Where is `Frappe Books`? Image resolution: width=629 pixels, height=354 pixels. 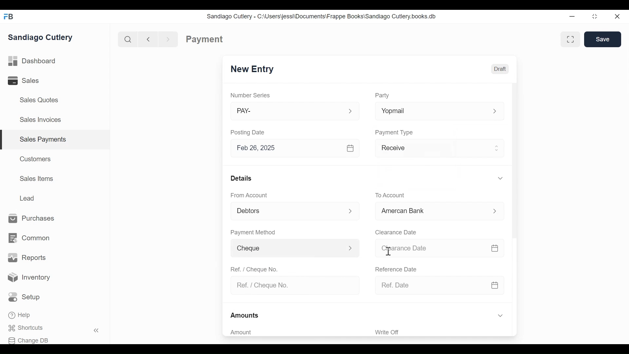 Frappe Books is located at coordinates (9, 16).